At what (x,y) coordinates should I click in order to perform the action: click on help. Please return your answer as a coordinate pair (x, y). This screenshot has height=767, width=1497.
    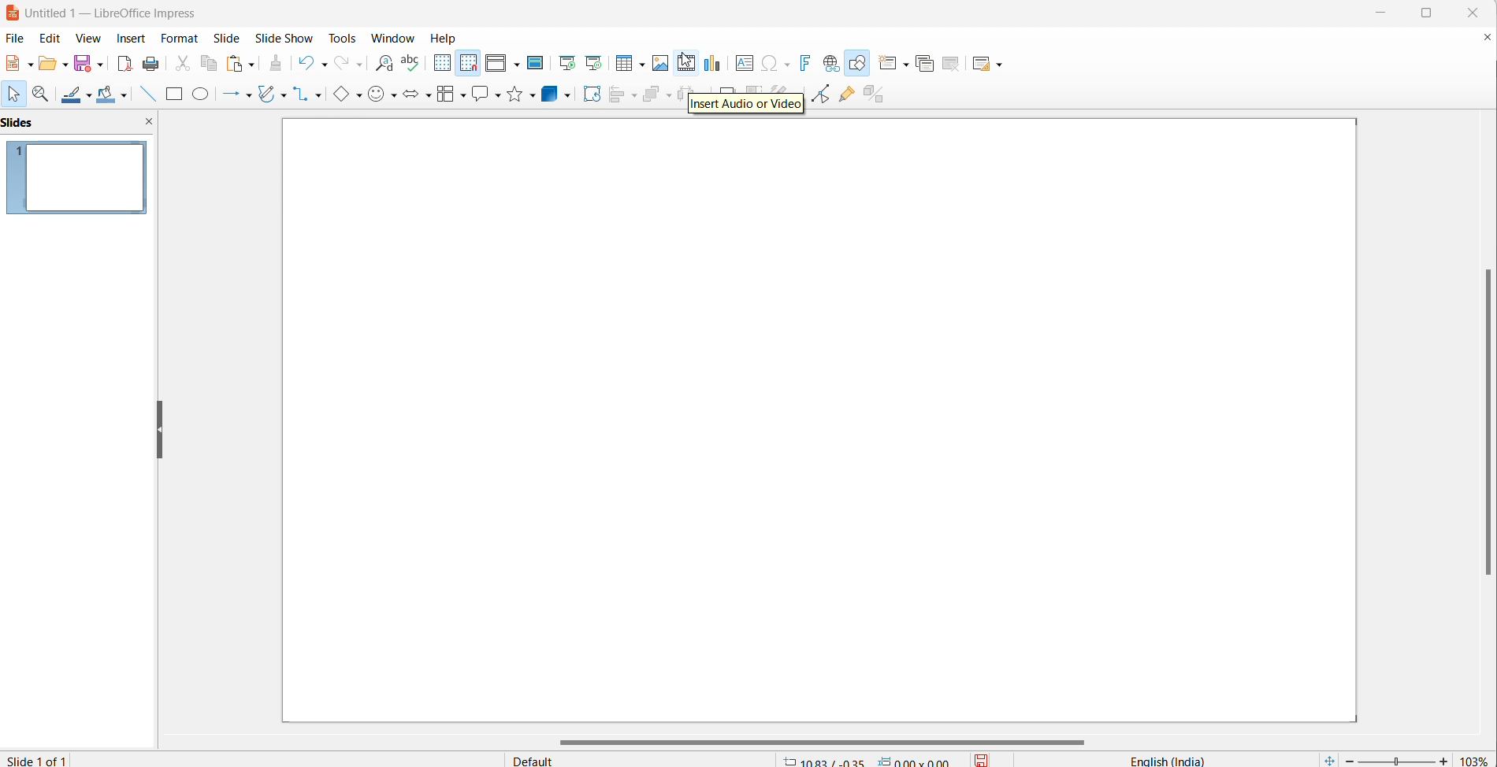
    Looking at the image, I should click on (446, 37).